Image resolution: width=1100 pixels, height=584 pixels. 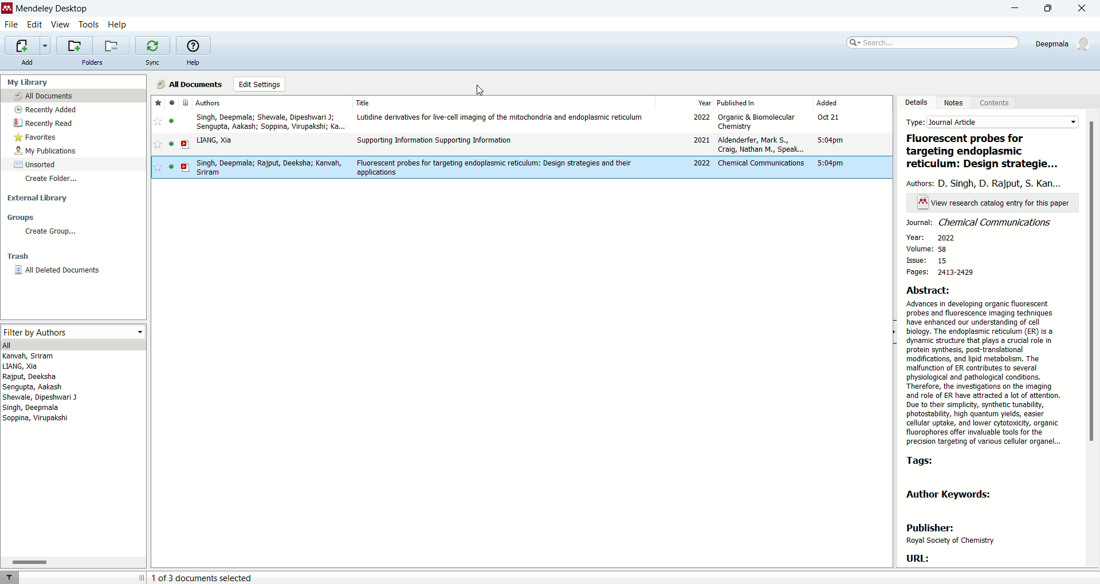 What do you see at coordinates (12, 25) in the screenshot?
I see `file` at bounding box center [12, 25].